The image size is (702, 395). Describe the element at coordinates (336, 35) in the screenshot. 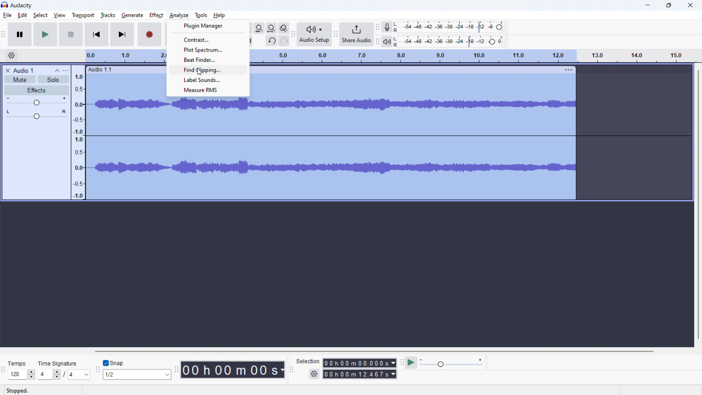

I see `share audio toolbar` at that location.